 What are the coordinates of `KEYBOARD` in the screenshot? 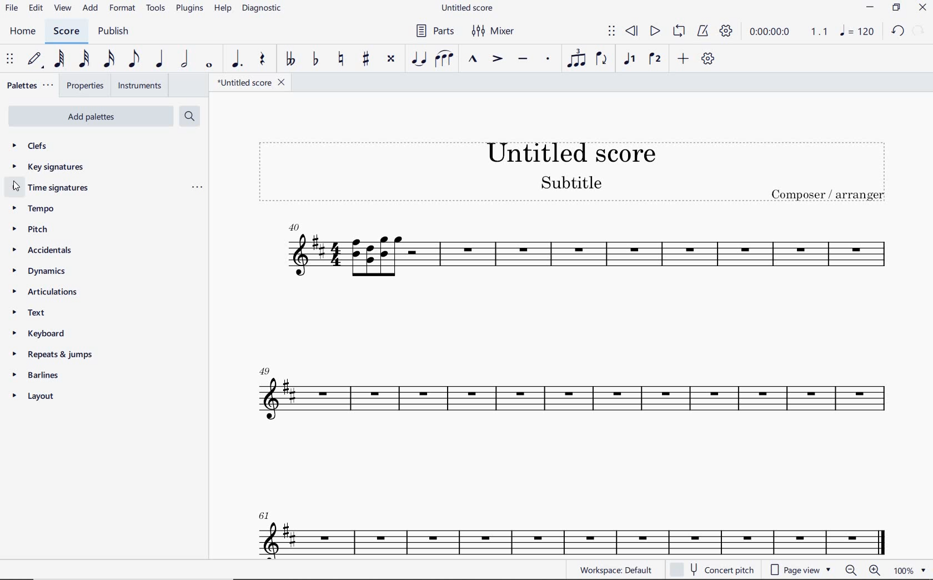 It's located at (37, 333).